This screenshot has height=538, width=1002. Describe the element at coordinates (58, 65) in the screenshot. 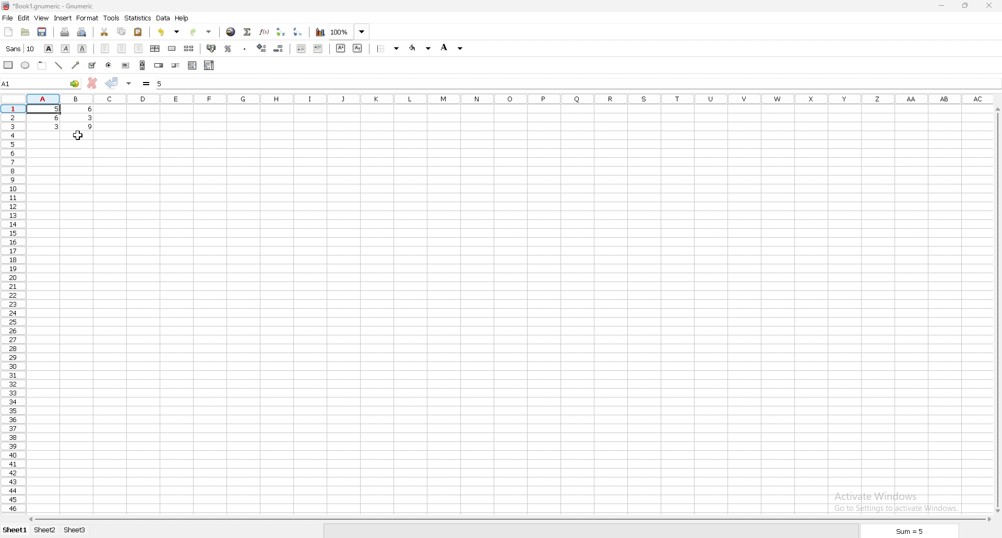

I see `line` at that location.